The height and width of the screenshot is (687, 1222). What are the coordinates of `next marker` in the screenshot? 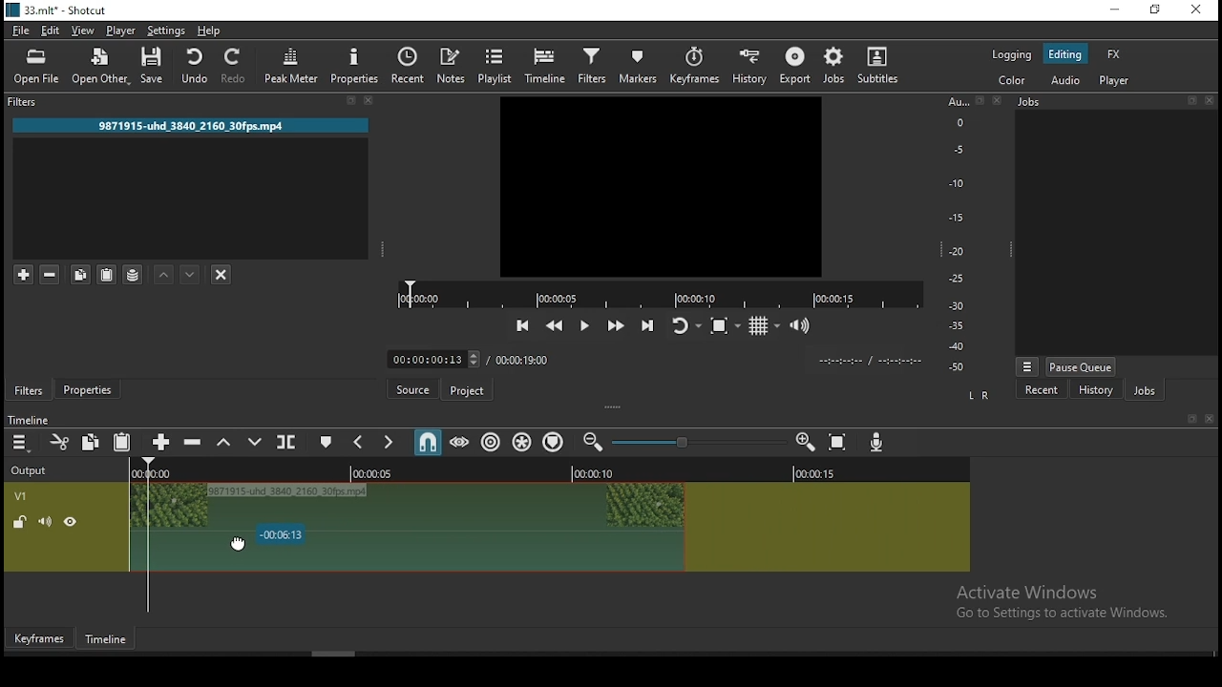 It's located at (390, 444).